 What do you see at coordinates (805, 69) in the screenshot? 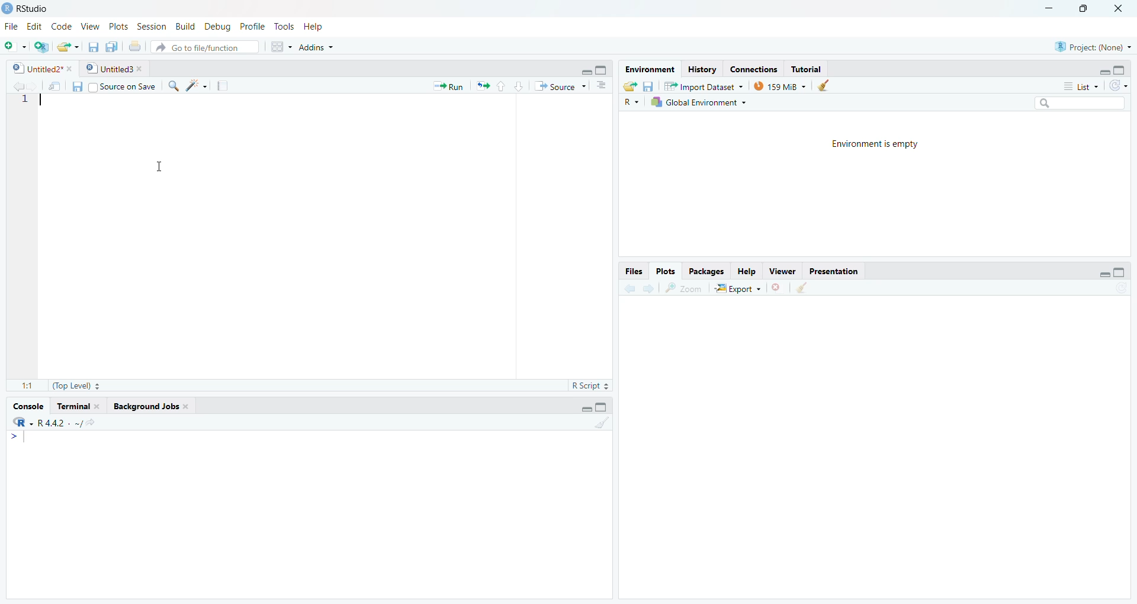
I see `Tutorial` at bounding box center [805, 69].